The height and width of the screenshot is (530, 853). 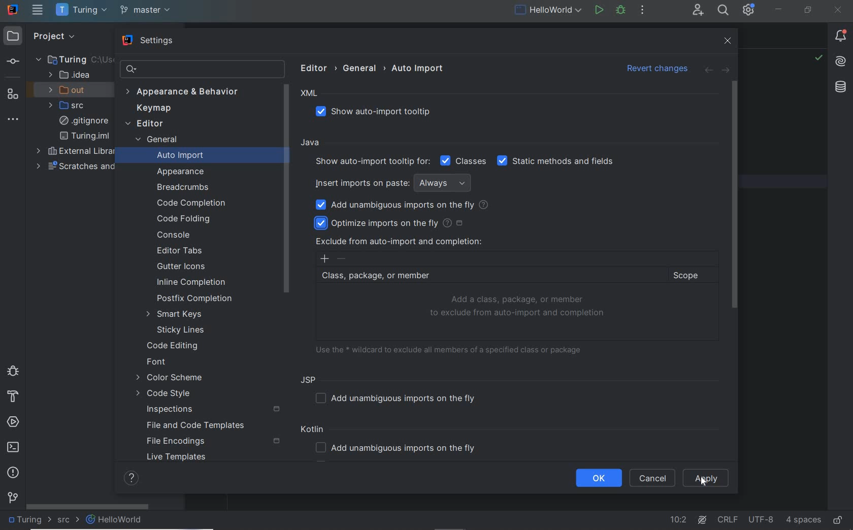 I want to click on SCROLLBAR, so click(x=734, y=194).